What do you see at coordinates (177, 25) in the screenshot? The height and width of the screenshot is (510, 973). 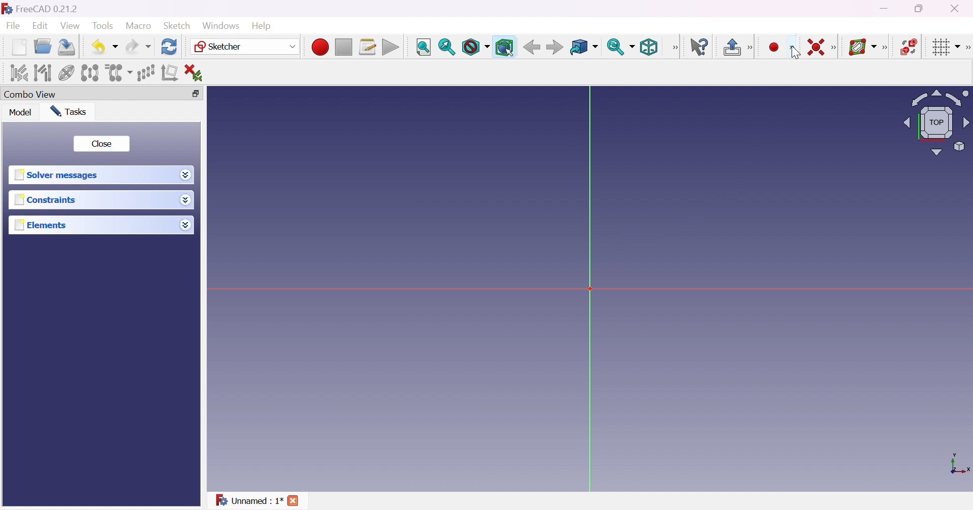 I see `Sketch` at bounding box center [177, 25].